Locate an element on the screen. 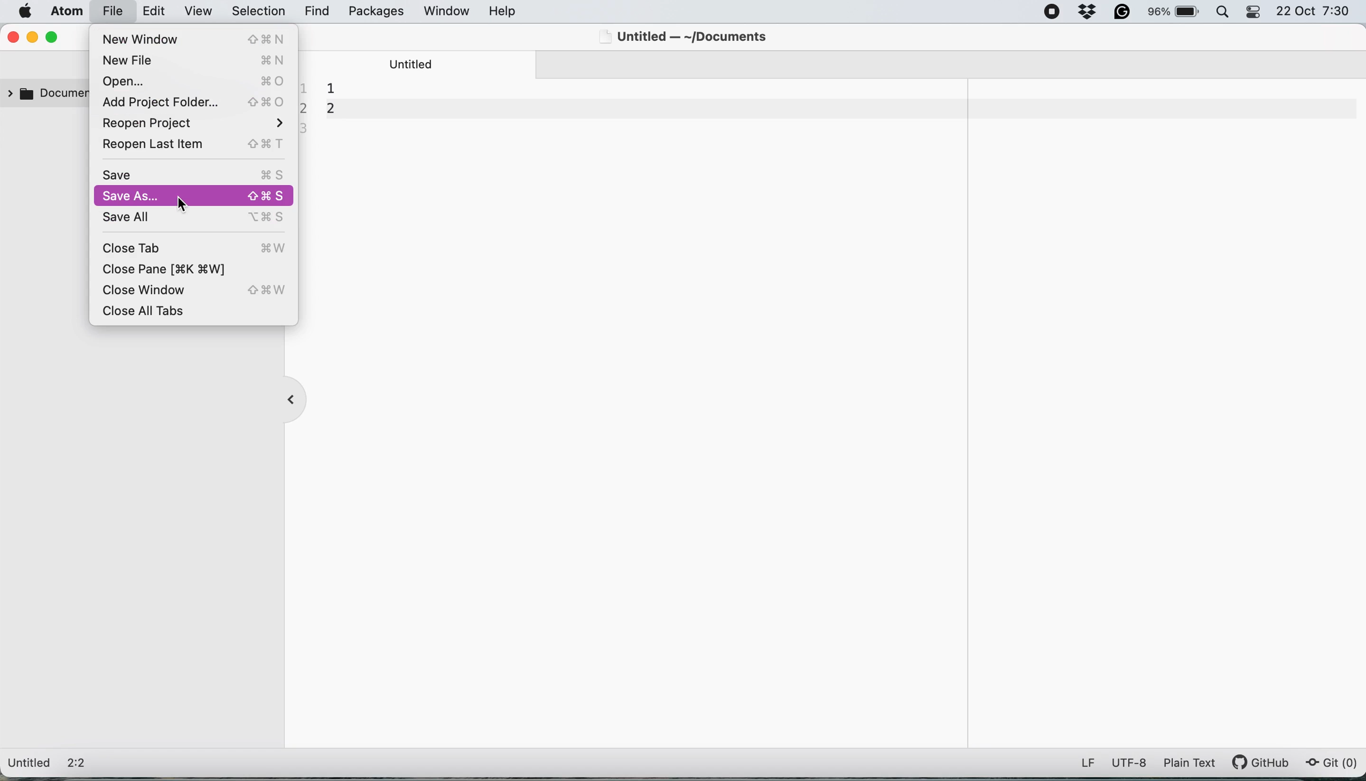  Save is located at coordinates (193, 173).